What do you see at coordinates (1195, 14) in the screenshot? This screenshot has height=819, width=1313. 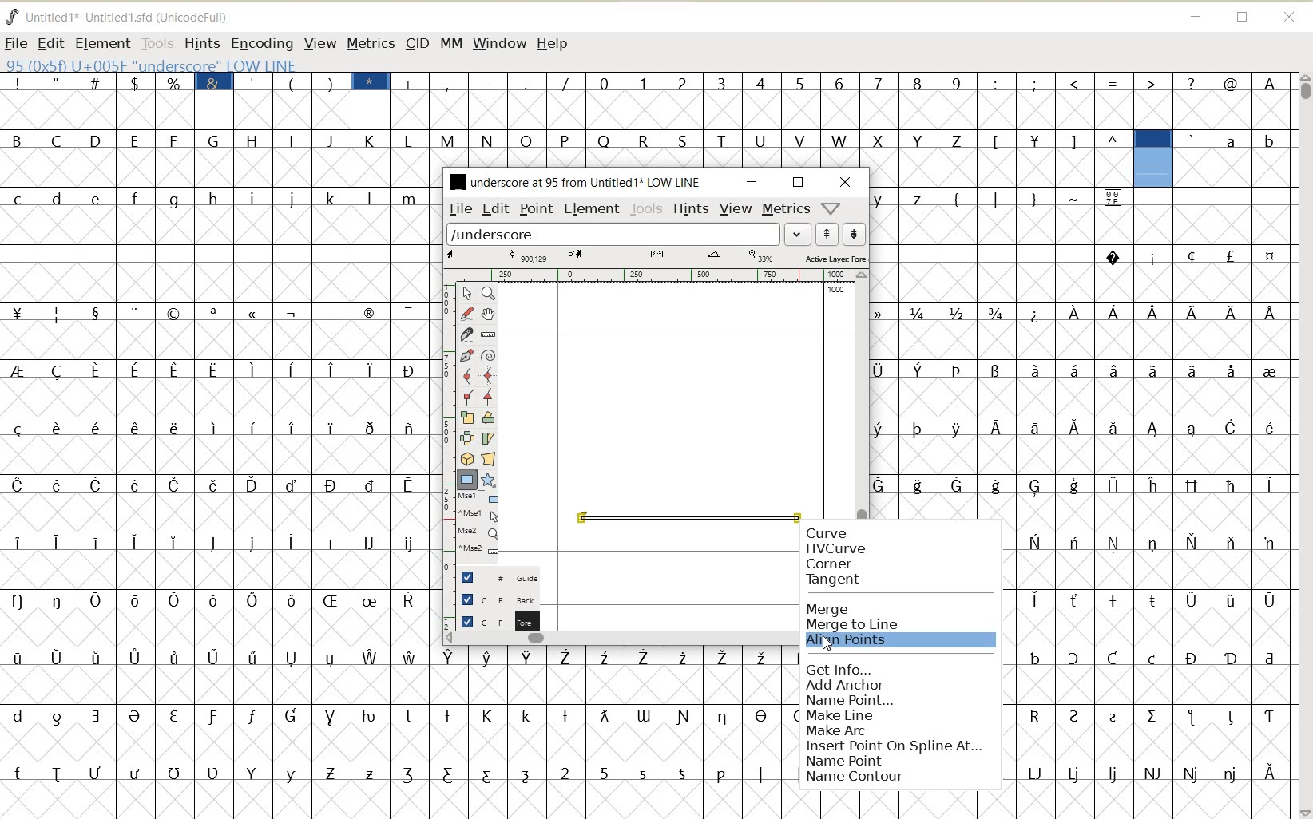 I see `MINIMIZE` at bounding box center [1195, 14].